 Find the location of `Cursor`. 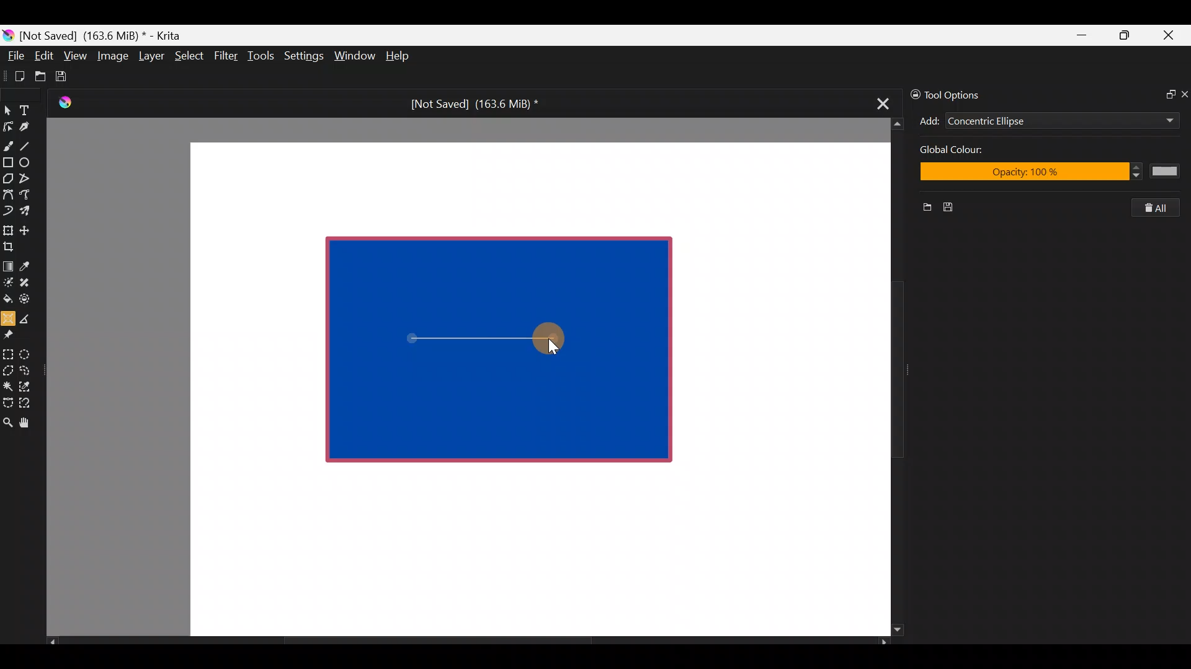

Cursor is located at coordinates (551, 336).